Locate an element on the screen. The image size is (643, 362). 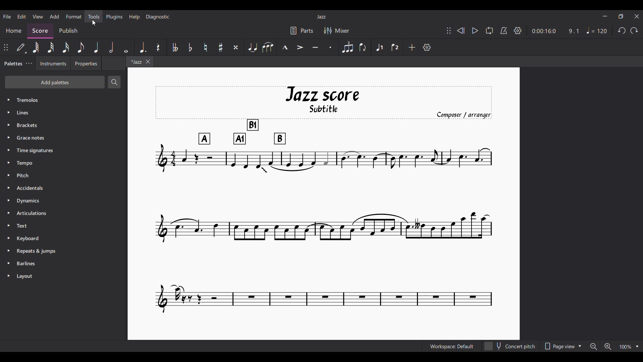
Voice 1 is located at coordinates (379, 47).